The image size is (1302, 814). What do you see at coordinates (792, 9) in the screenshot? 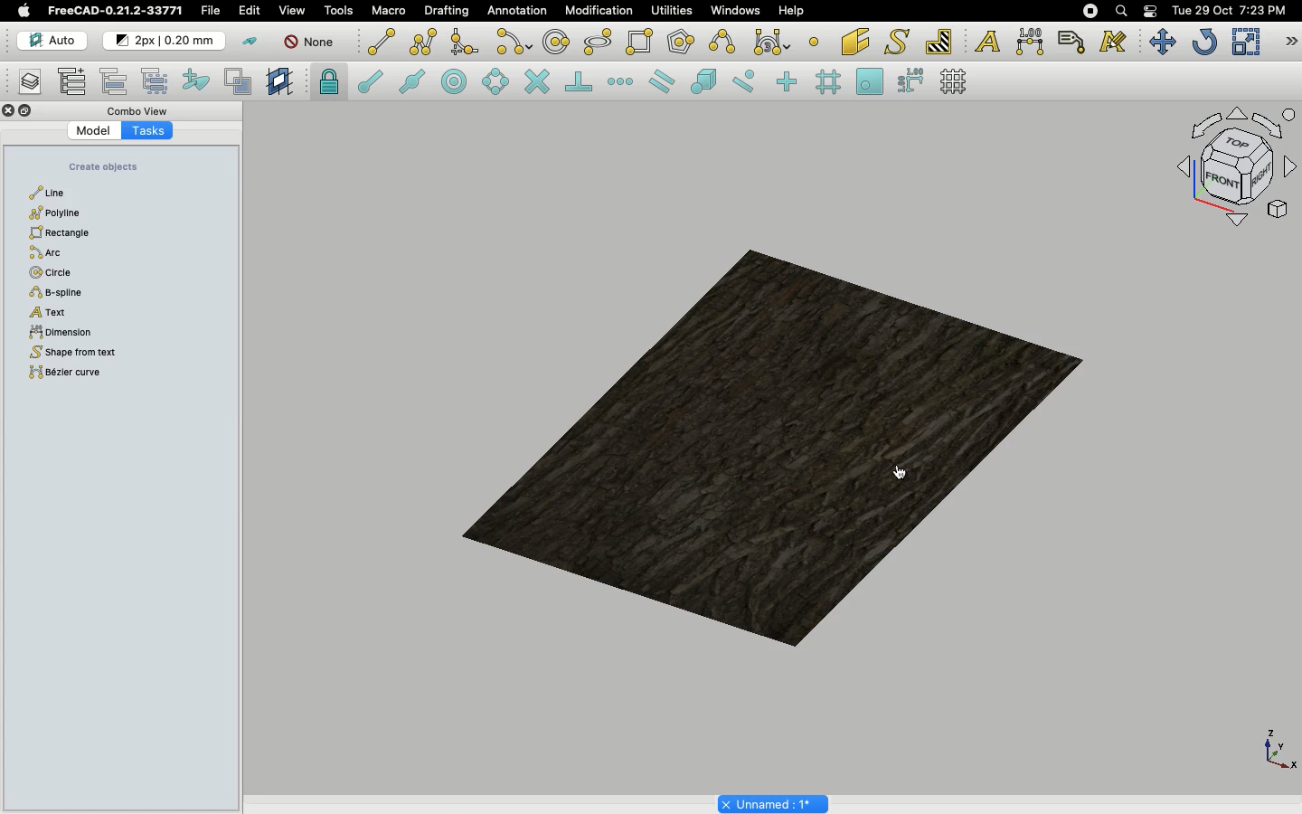
I see `Help` at bounding box center [792, 9].